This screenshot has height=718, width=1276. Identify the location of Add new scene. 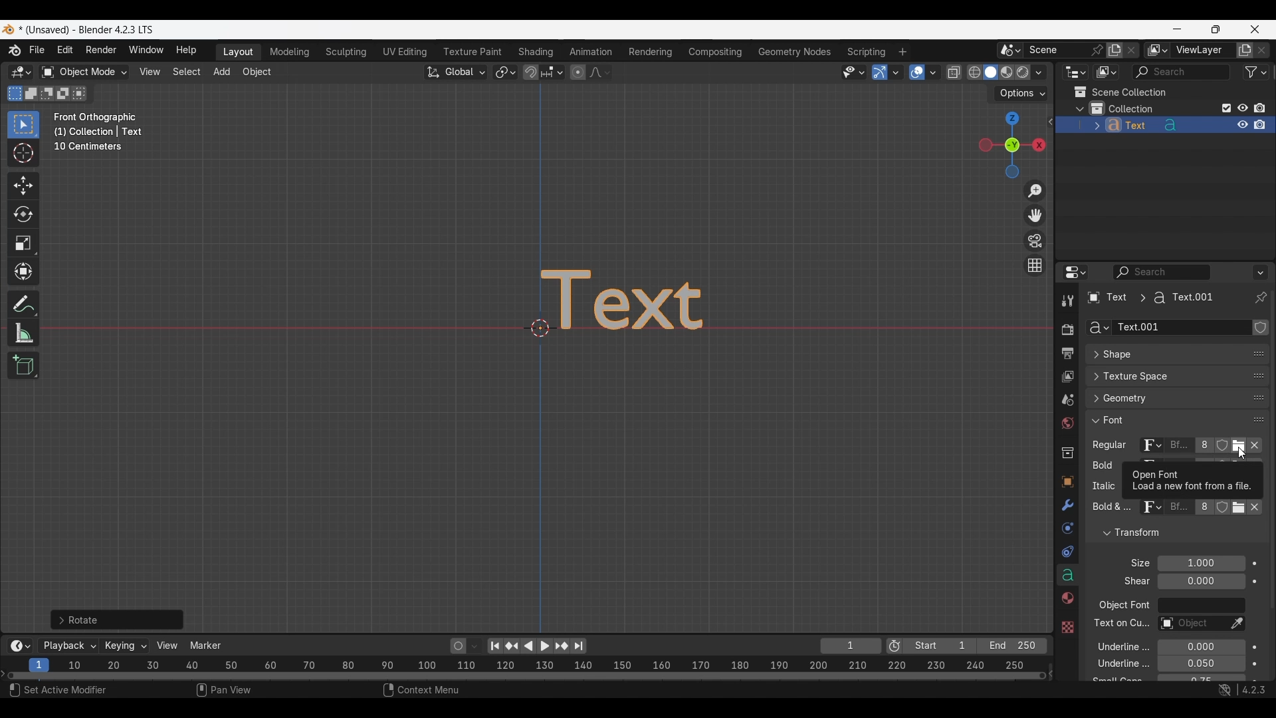
(1115, 51).